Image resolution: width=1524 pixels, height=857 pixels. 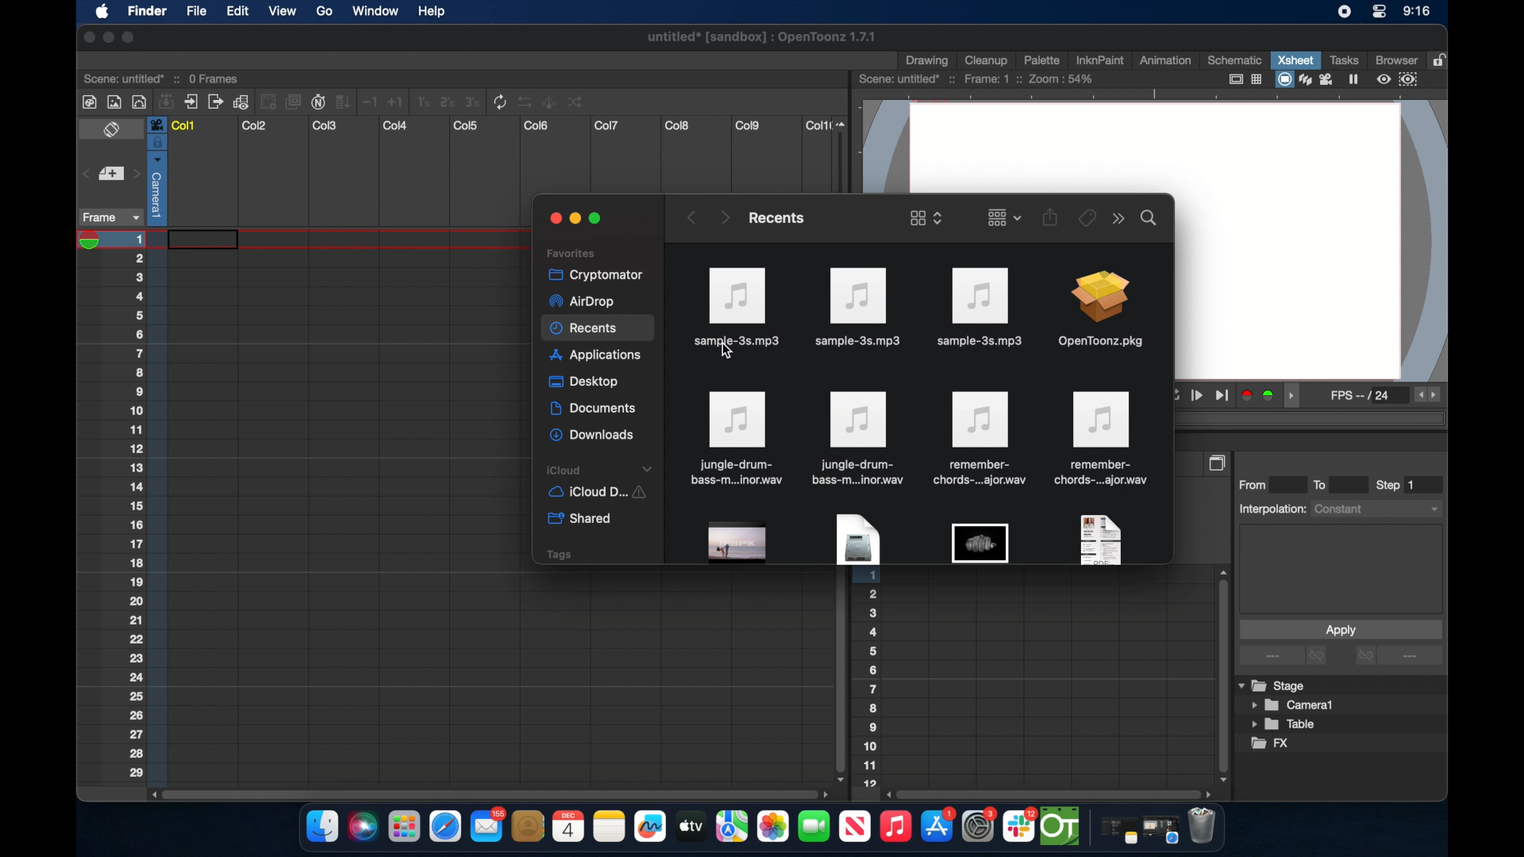 I want to click on file, so click(x=1103, y=439).